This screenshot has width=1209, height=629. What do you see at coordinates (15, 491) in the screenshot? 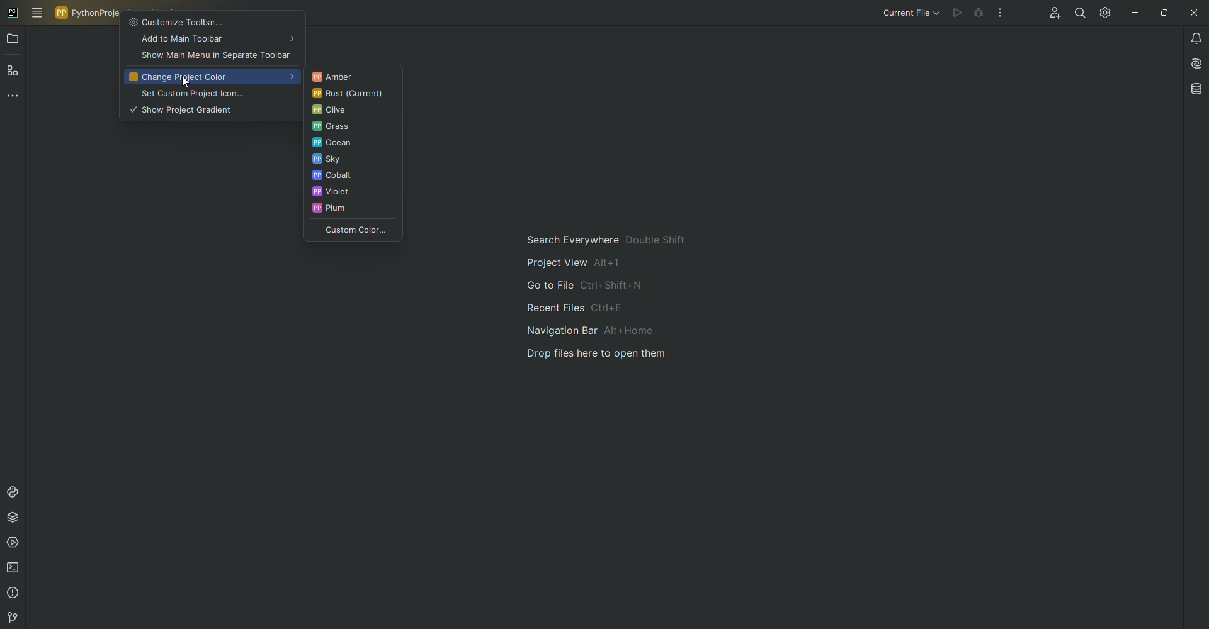
I see `Console` at bounding box center [15, 491].